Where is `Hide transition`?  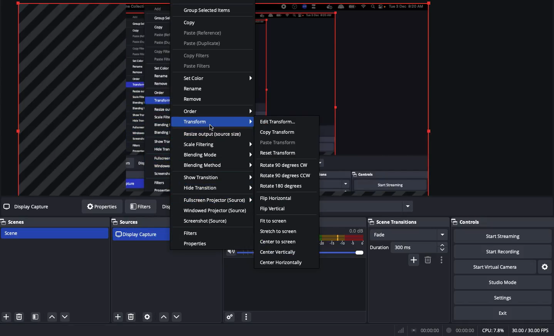
Hide transition is located at coordinates (218, 188).